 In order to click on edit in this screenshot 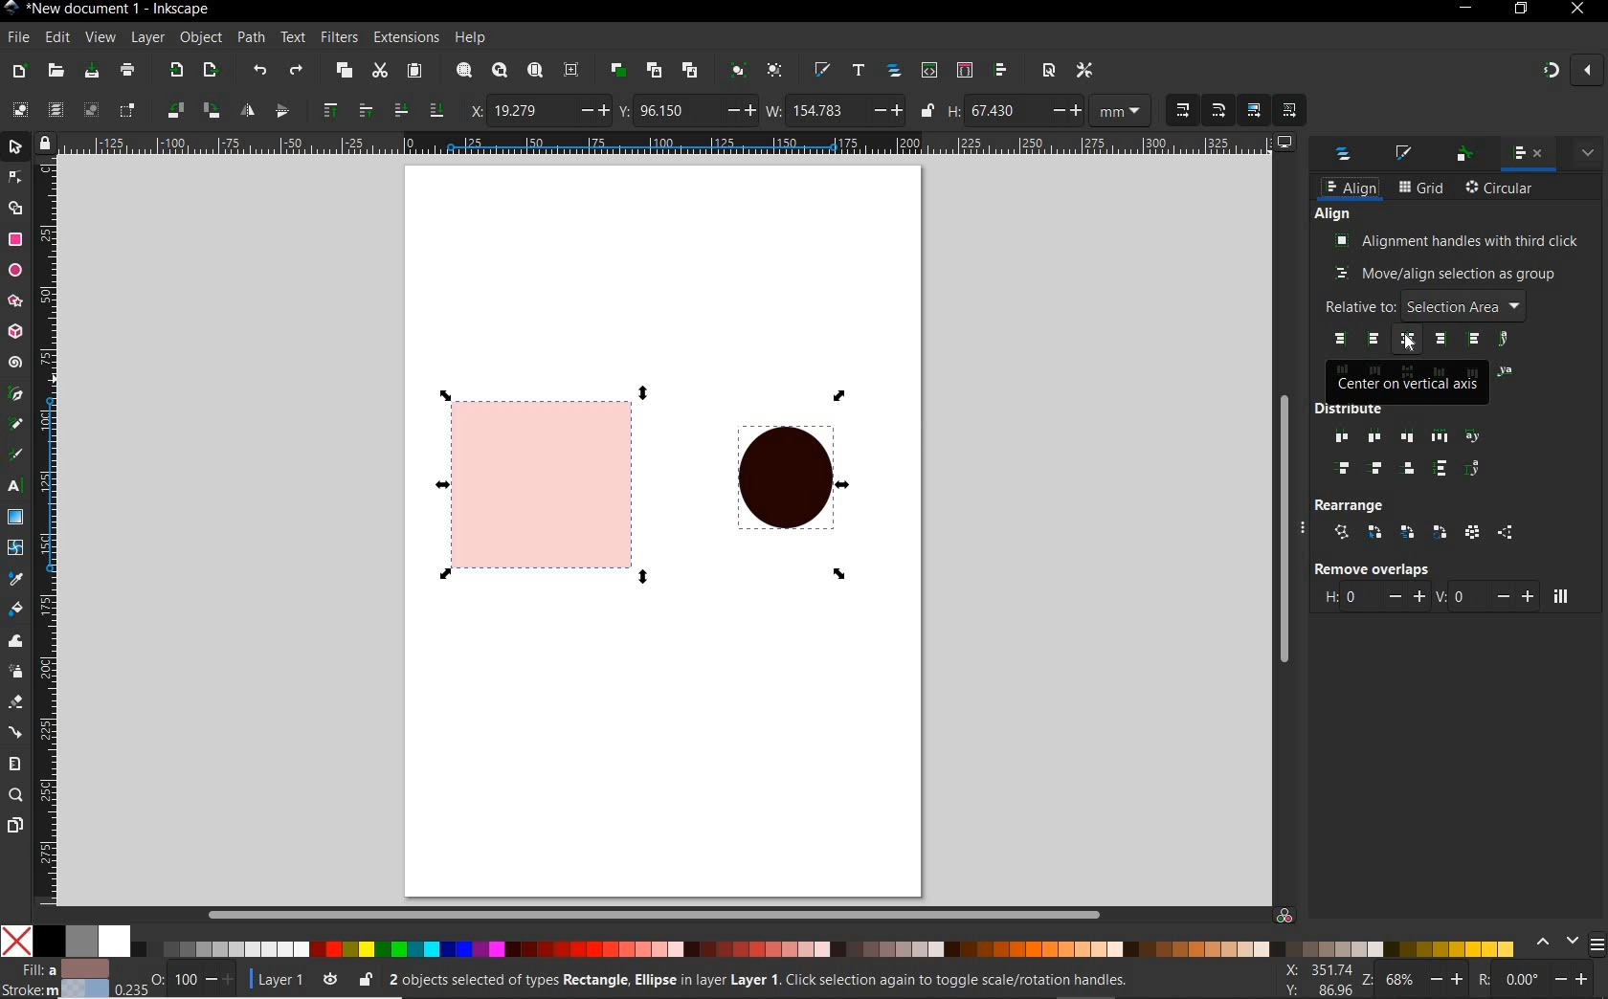, I will do `click(57, 38)`.